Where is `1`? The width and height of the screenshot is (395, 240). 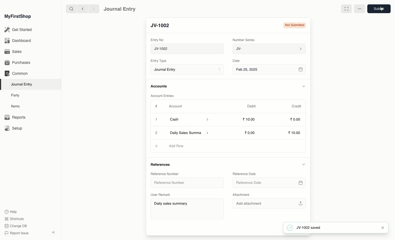
1 is located at coordinates (157, 120).